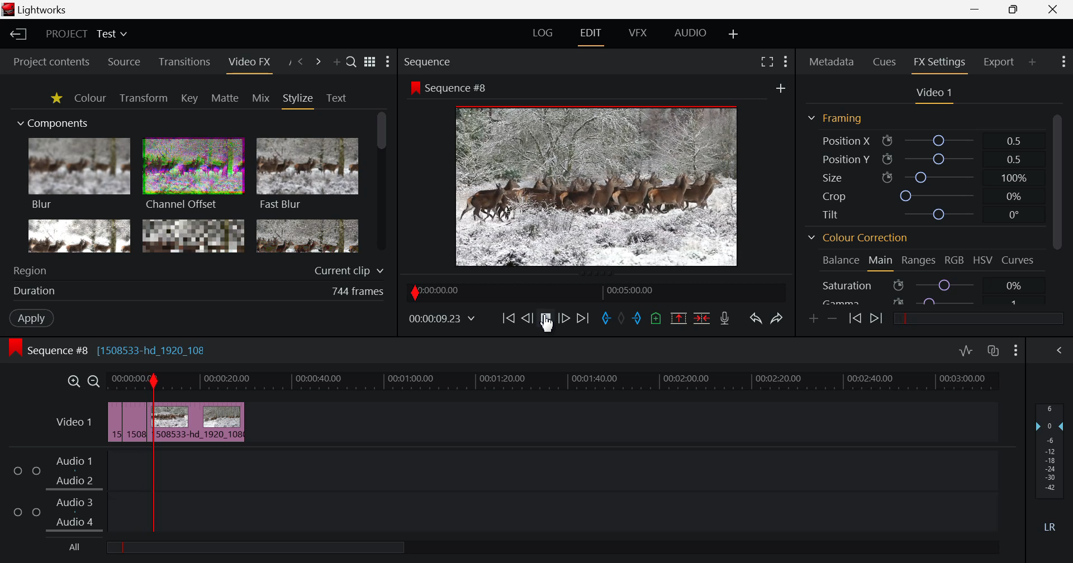 The height and width of the screenshot is (563, 1073). What do you see at coordinates (125, 61) in the screenshot?
I see `Source` at bounding box center [125, 61].